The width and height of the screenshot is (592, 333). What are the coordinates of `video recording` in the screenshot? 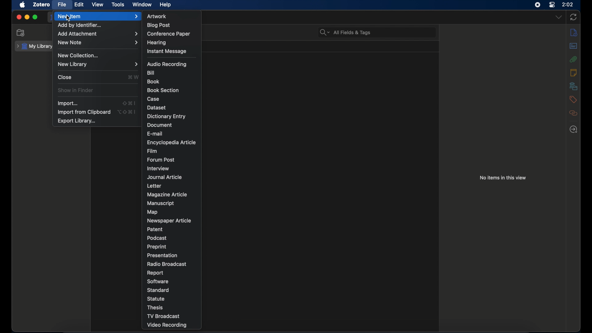 It's located at (168, 325).